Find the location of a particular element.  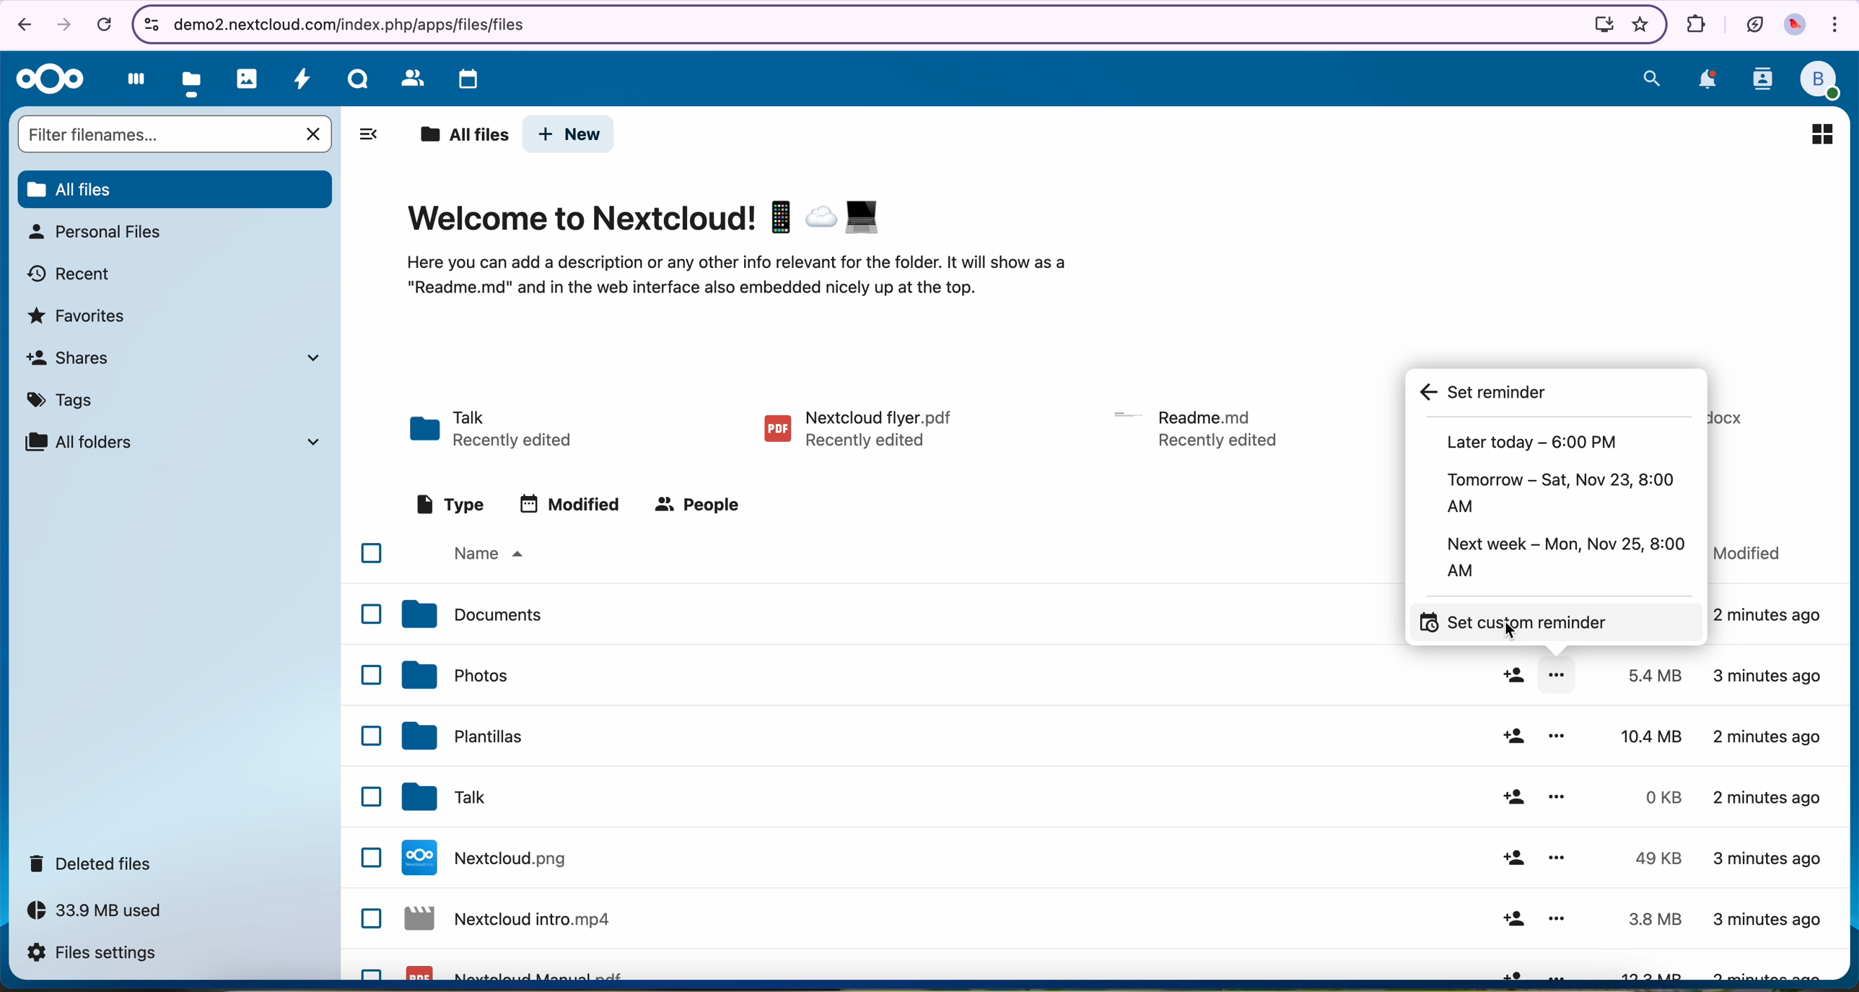

Talk folder is located at coordinates (497, 427).